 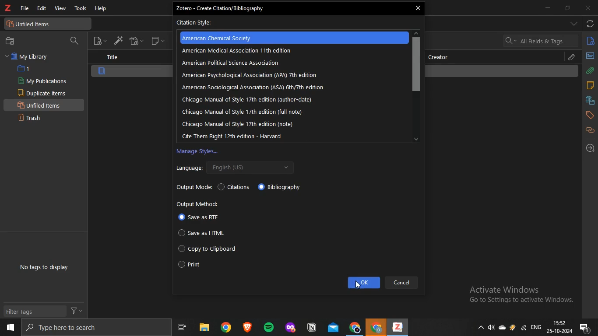 I want to click on filter collection, so click(x=75, y=41).